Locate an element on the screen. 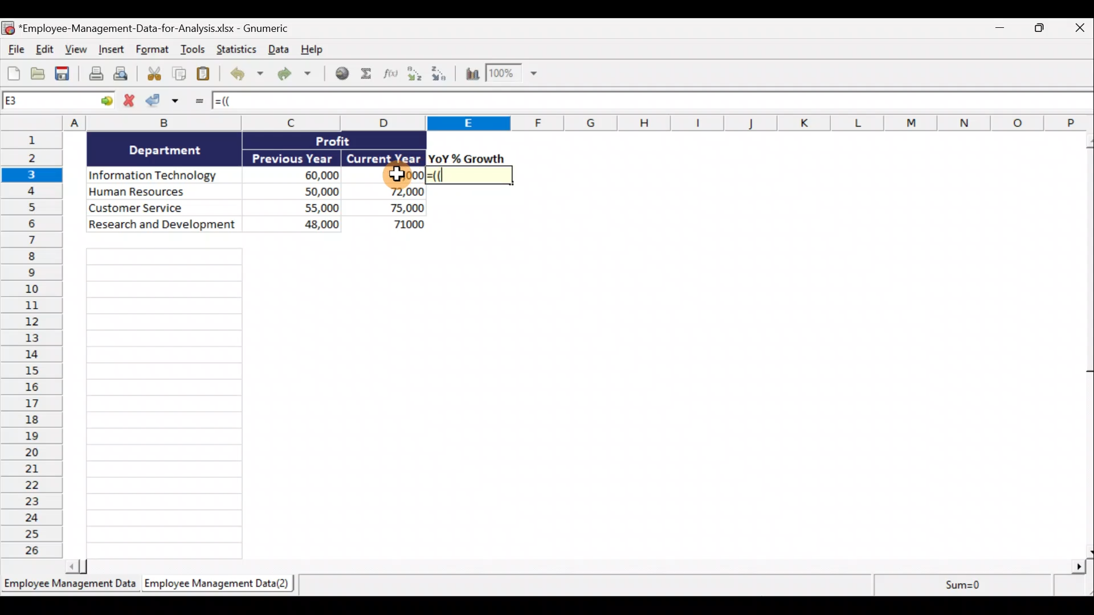  View is located at coordinates (75, 49).